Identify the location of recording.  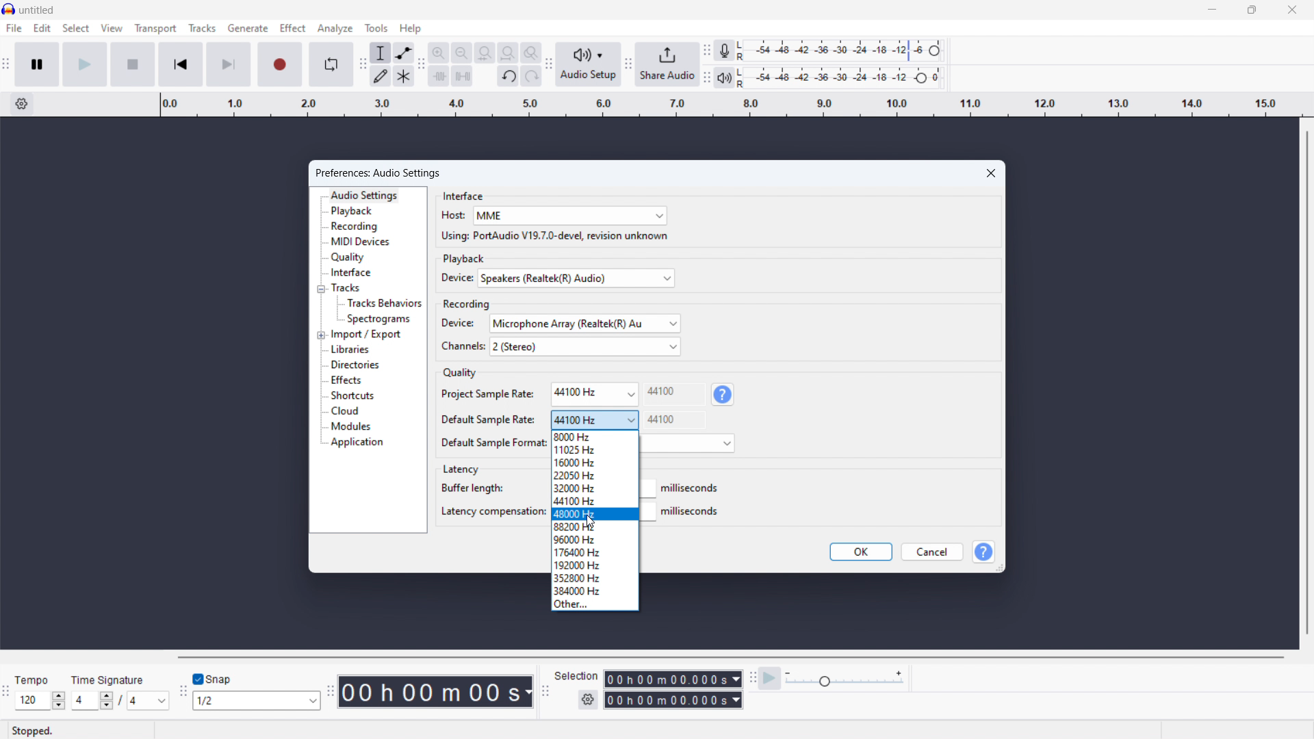
(468, 303).